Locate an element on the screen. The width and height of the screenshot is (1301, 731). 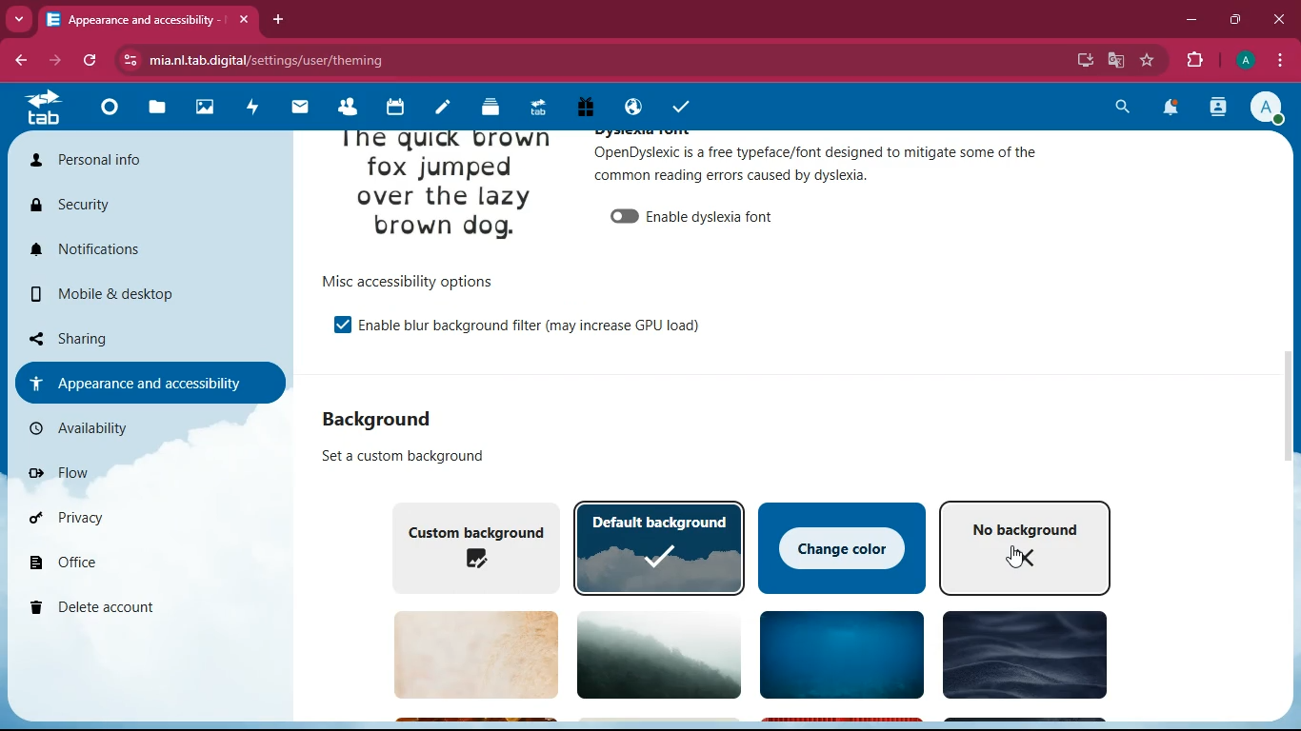
tab is located at coordinates (149, 19).